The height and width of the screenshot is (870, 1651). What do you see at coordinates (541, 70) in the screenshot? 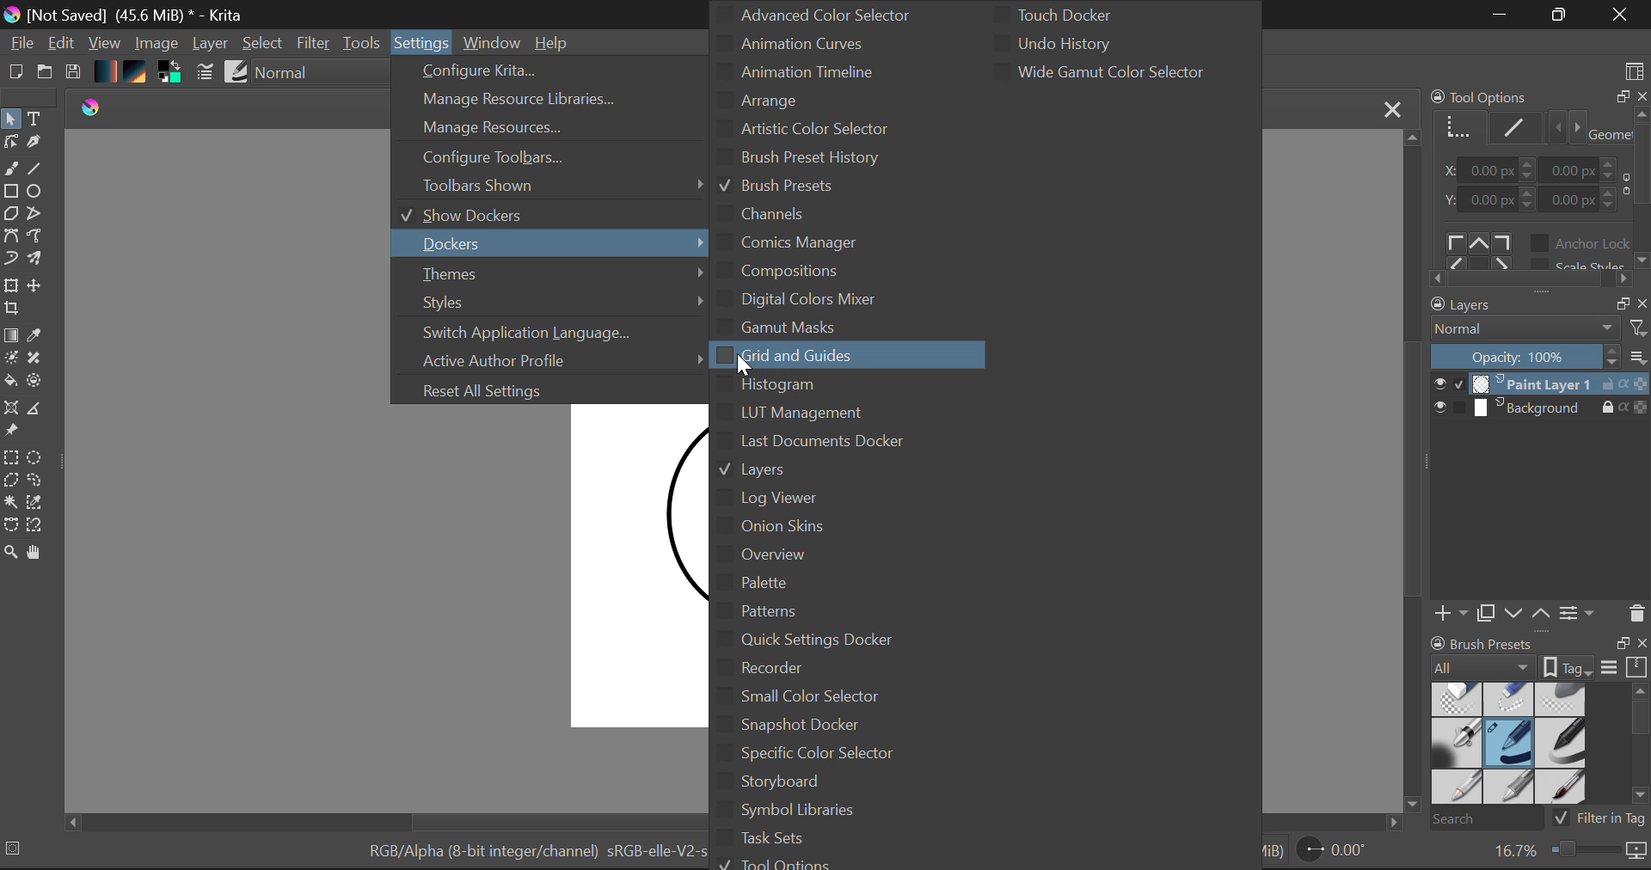
I see `Configure Krita` at bounding box center [541, 70].